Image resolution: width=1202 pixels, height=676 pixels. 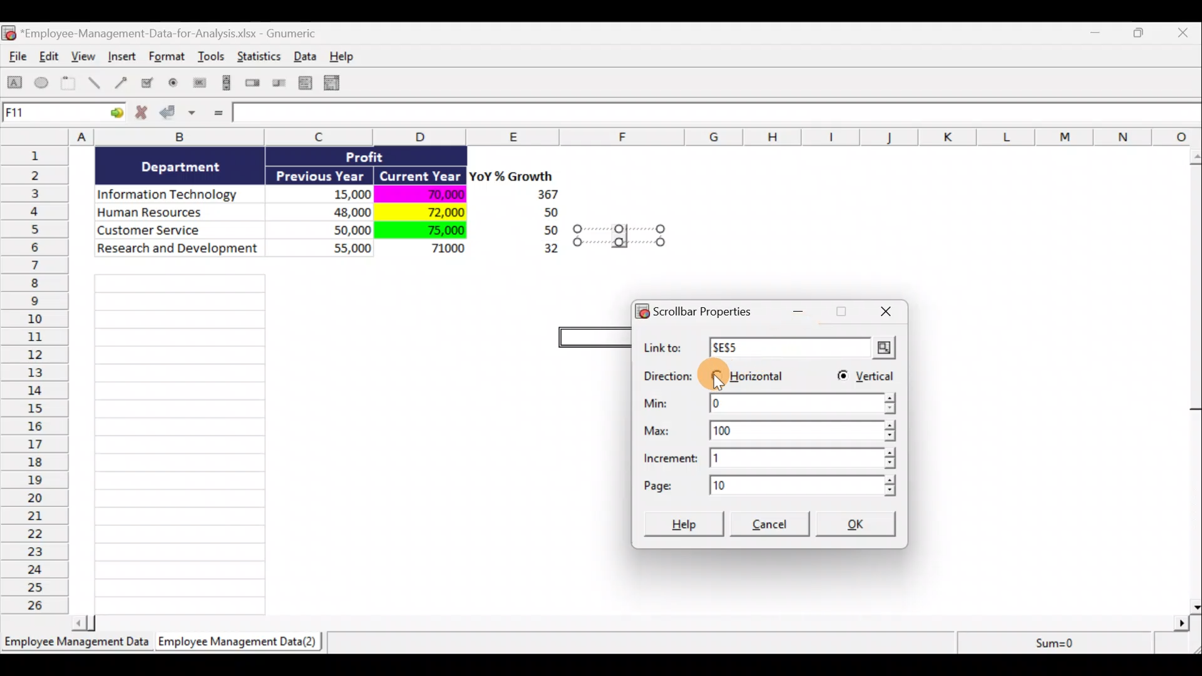 I want to click on File, so click(x=15, y=59).